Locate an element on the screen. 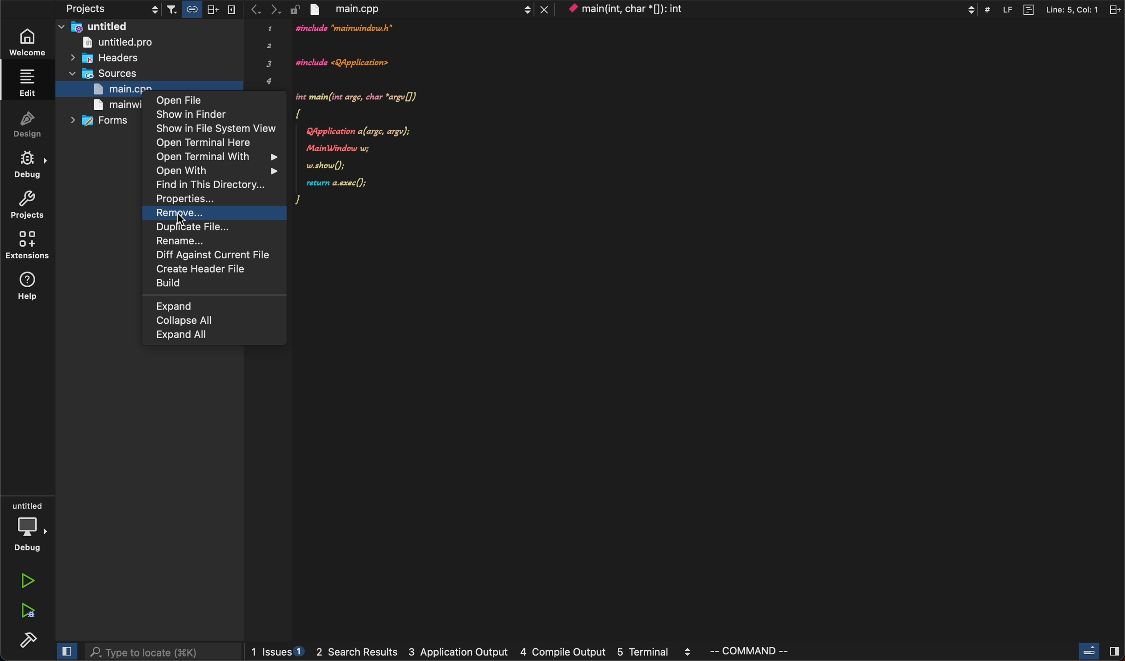 This screenshot has width=1125, height=661. projects is located at coordinates (30, 205).